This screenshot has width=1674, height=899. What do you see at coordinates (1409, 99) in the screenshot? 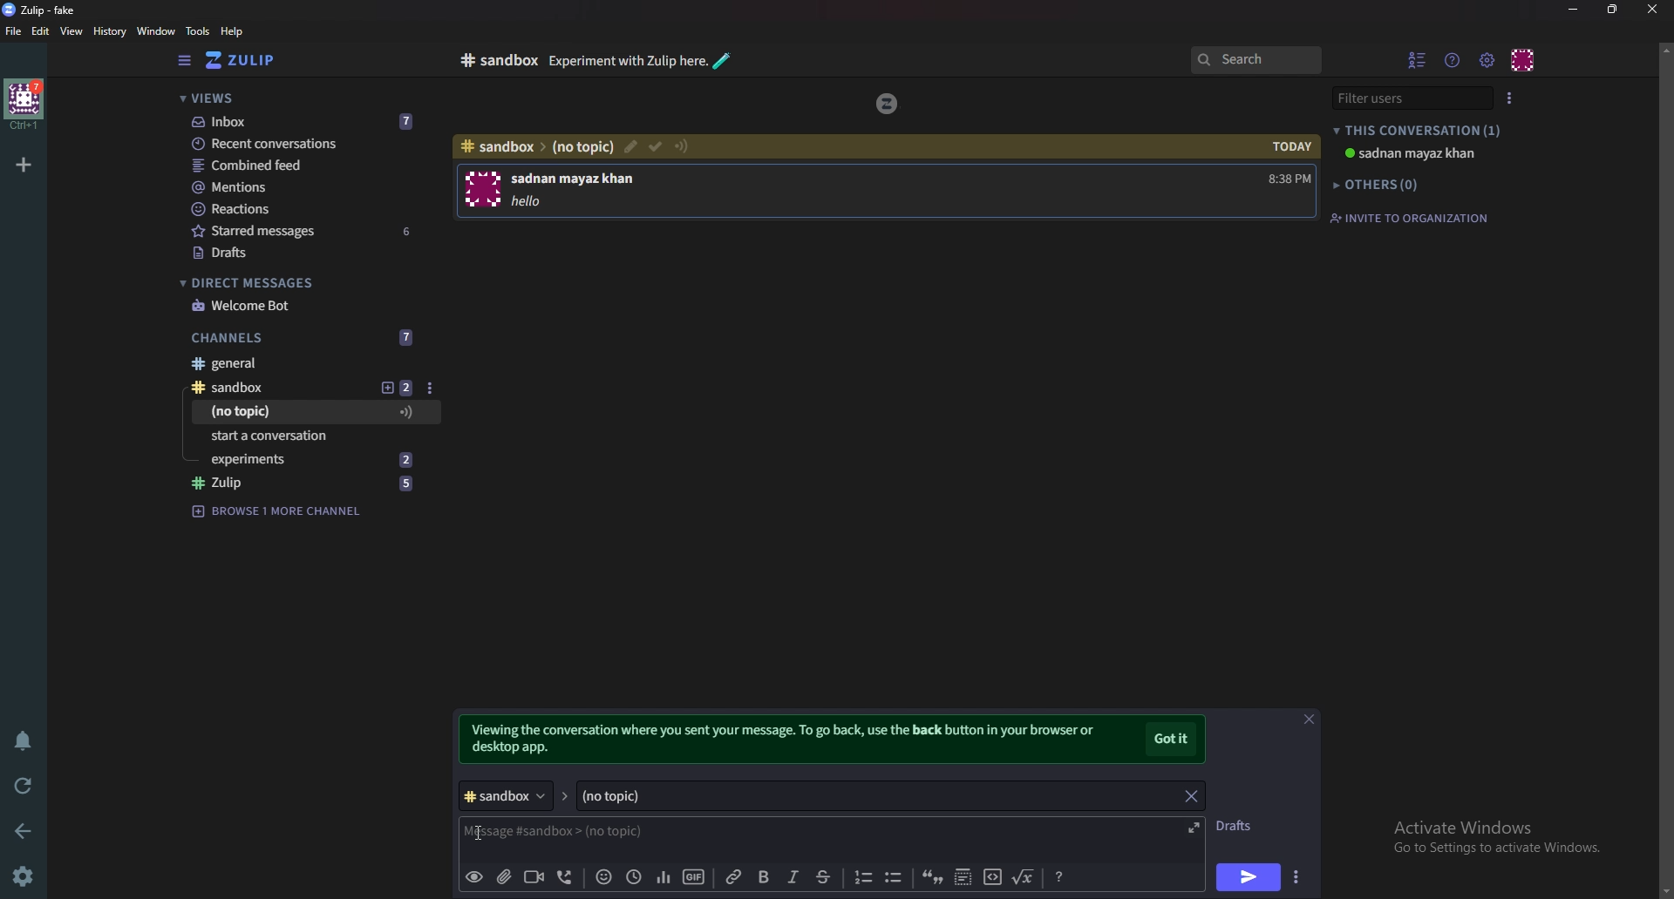
I see `filter users` at bounding box center [1409, 99].